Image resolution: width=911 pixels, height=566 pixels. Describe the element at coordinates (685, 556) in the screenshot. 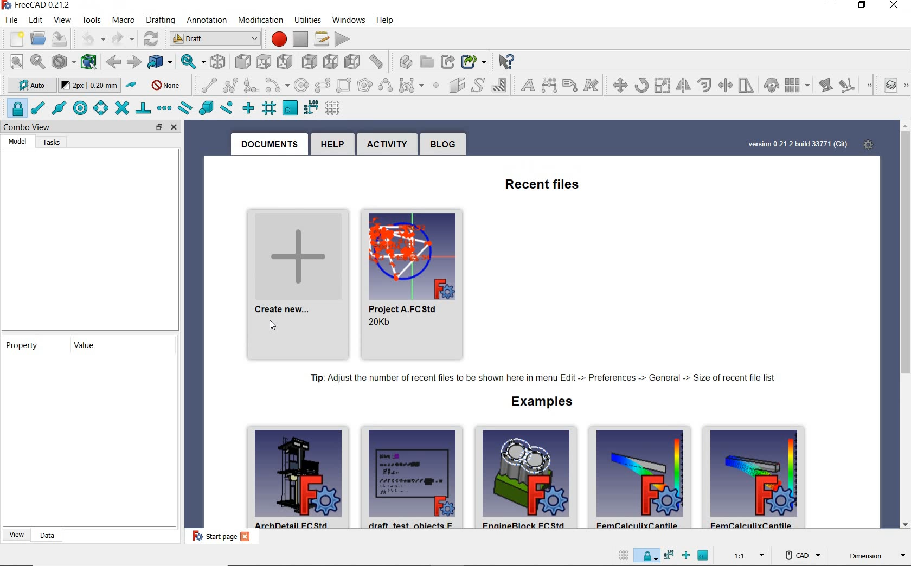

I see `+ ` at that location.